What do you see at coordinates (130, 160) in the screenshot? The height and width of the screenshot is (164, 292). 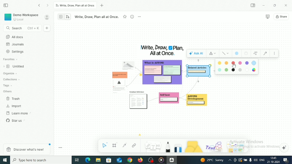 I see `Google Chrome` at bounding box center [130, 160].